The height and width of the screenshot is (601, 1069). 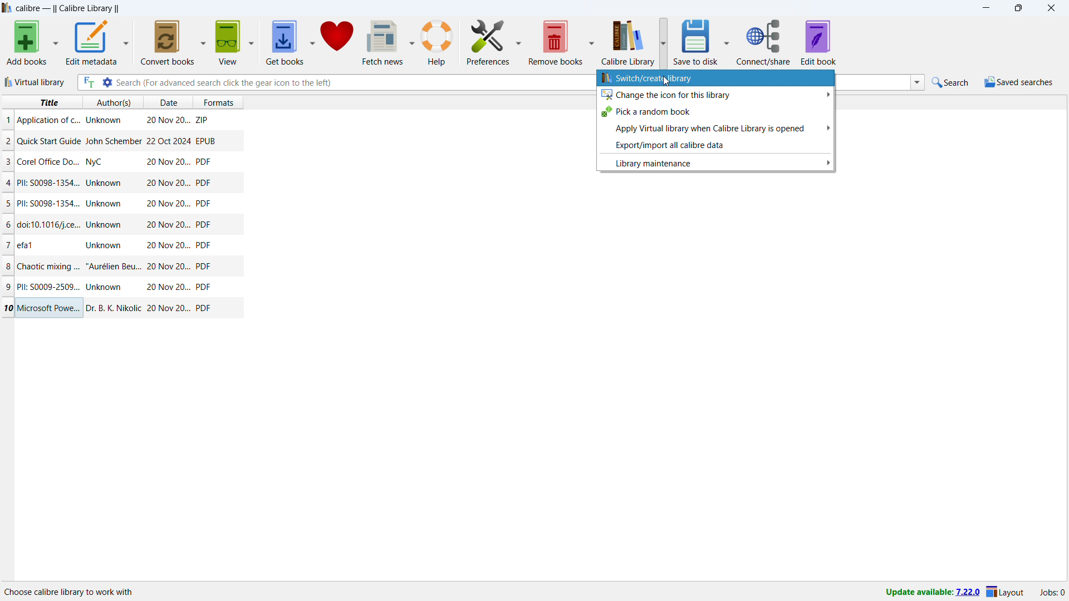 What do you see at coordinates (51, 161) in the screenshot?
I see `Title` at bounding box center [51, 161].